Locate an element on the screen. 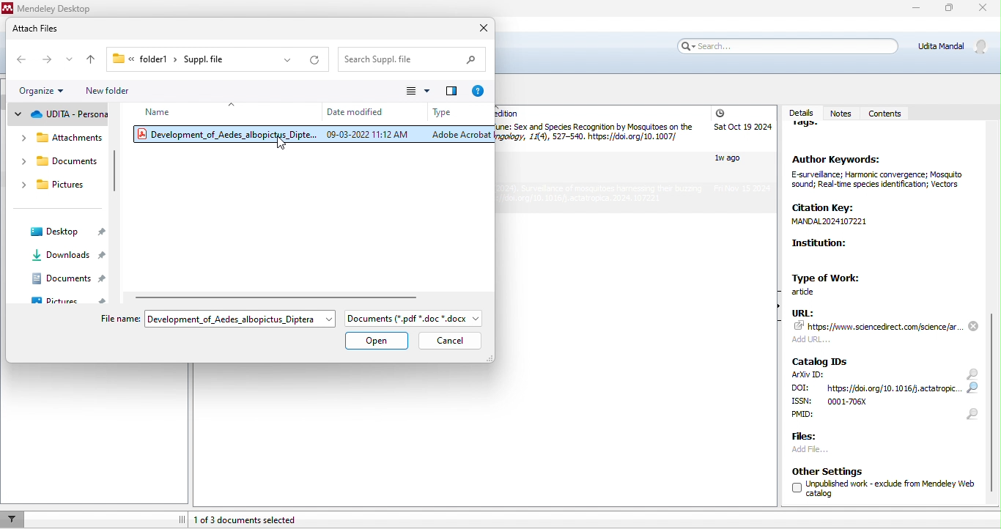 The width and height of the screenshot is (1001, 529). type is located at coordinates (442, 112).